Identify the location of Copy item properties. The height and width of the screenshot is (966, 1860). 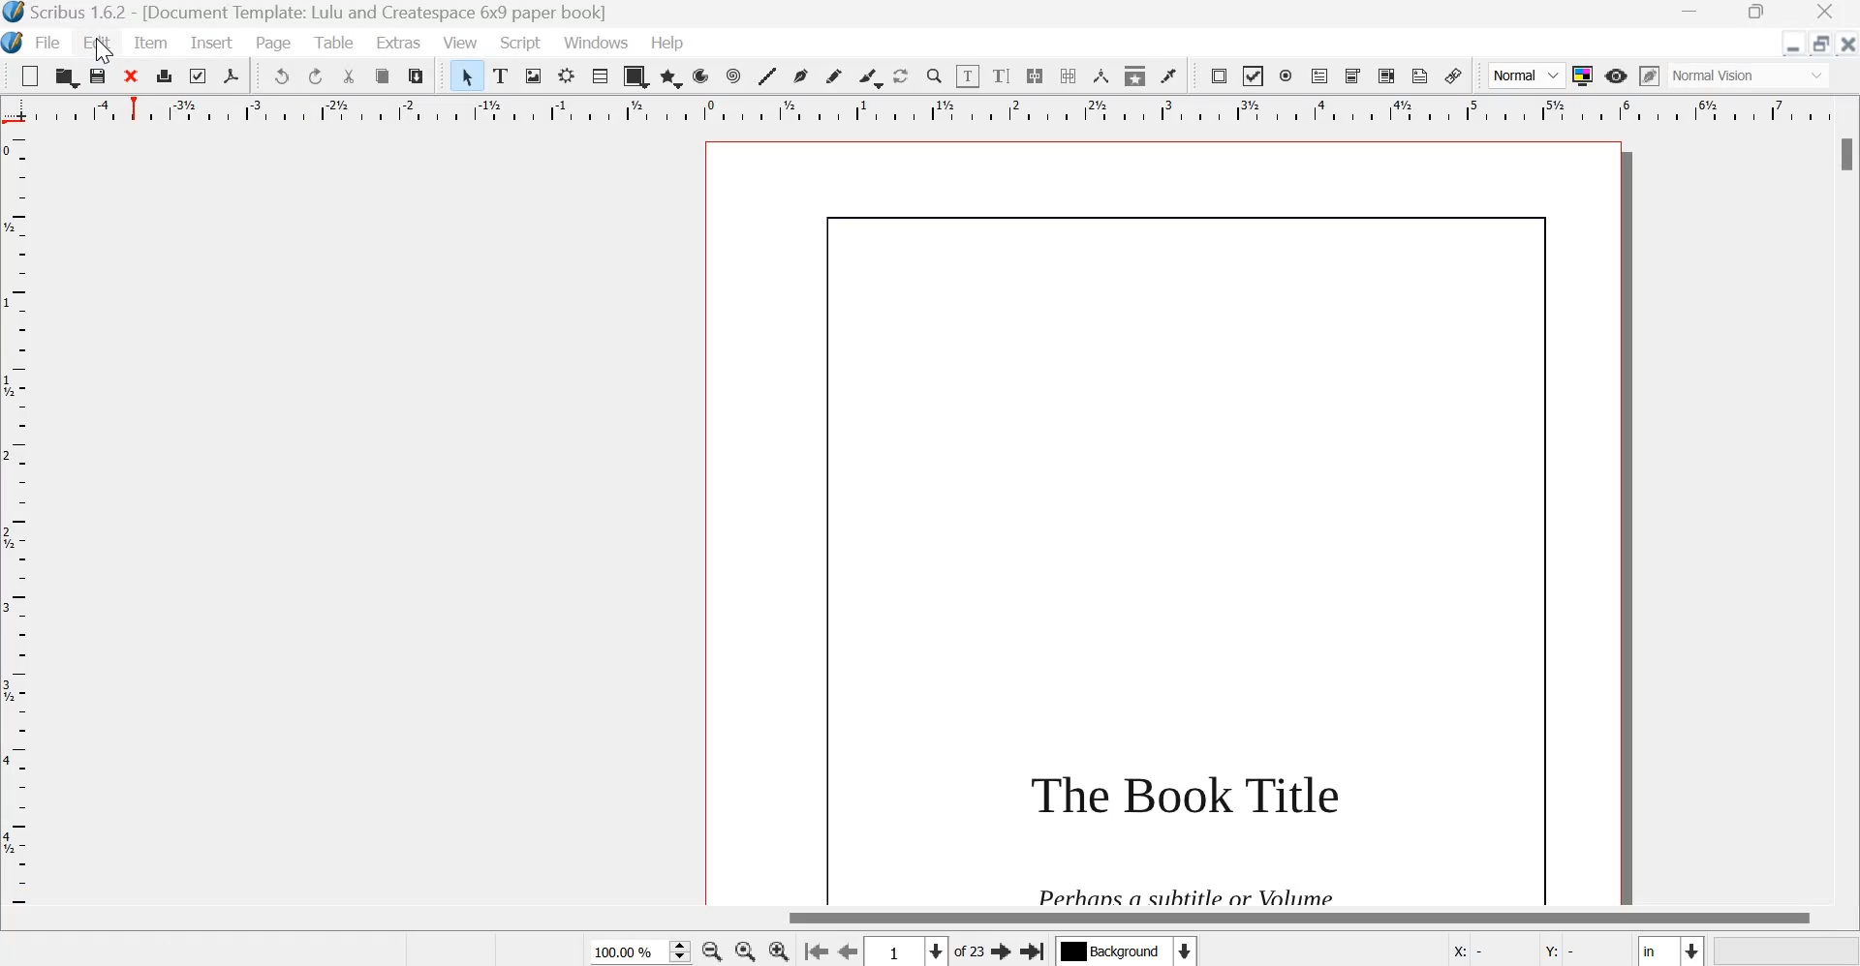
(1135, 75).